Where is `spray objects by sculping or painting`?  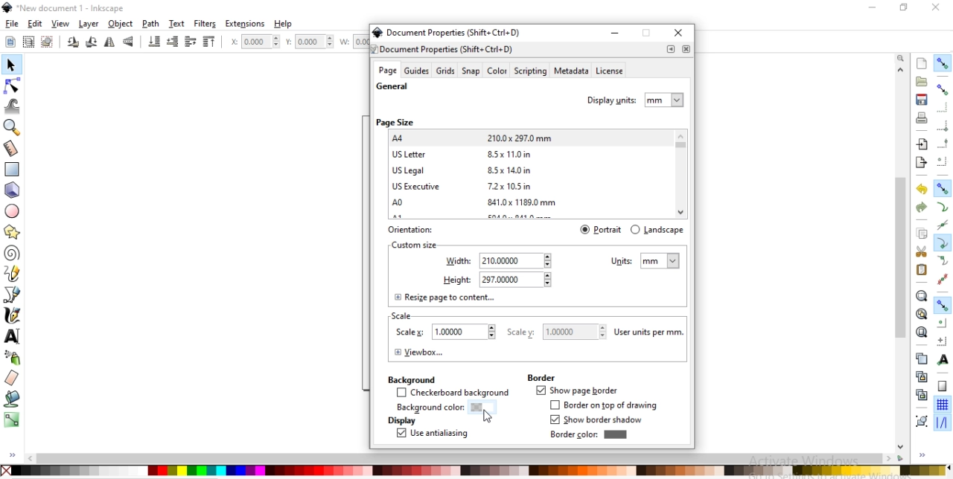
spray objects by sculping or painting is located at coordinates (16, 357).